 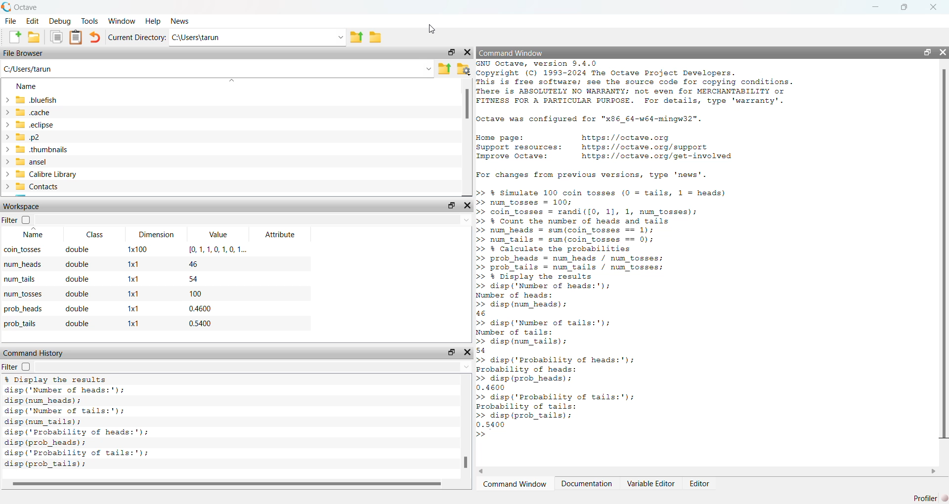 What do you see at coordinates (451, 205) in the screenshot?
I see `maximize` at bounding box center [451, 205].